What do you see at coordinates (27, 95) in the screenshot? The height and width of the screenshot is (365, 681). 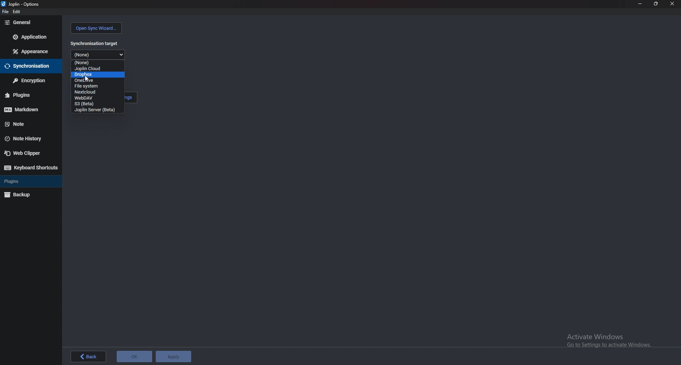 I see `plugins` at bounding box center [27, 95].